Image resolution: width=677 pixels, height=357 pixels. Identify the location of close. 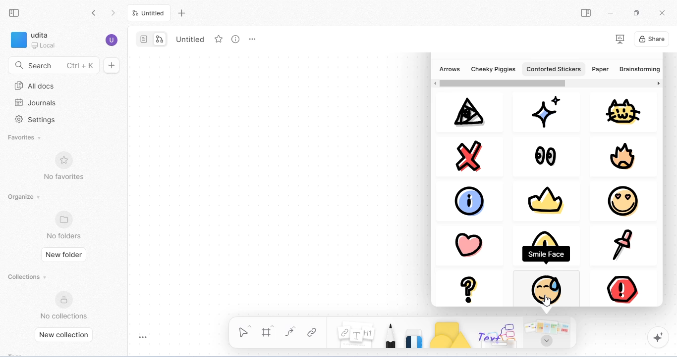
(473, 155).